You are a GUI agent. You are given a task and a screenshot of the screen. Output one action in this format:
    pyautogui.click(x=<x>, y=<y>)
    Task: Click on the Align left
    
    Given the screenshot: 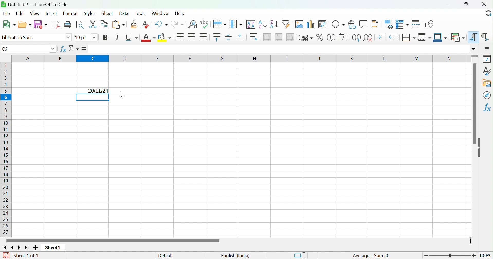 What is the action you would take?
    pyautogui.click(x=181, y=37)
    